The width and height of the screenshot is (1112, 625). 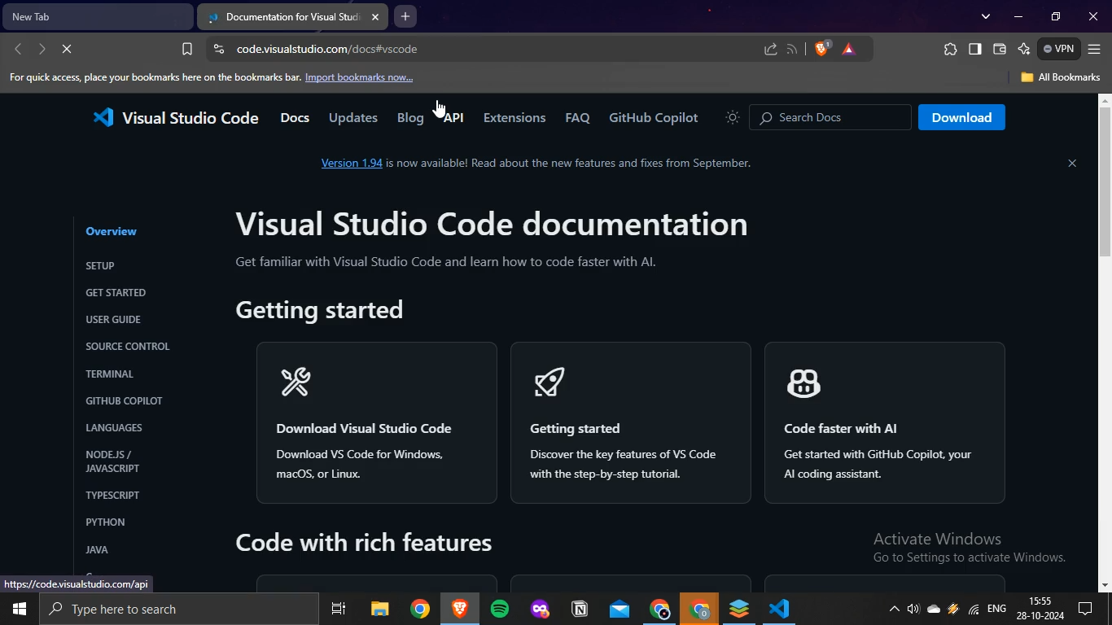 What do you see at coordinates (17, 47) in the screenshot?
I see `go back one page` at bounding box center [17, 47].